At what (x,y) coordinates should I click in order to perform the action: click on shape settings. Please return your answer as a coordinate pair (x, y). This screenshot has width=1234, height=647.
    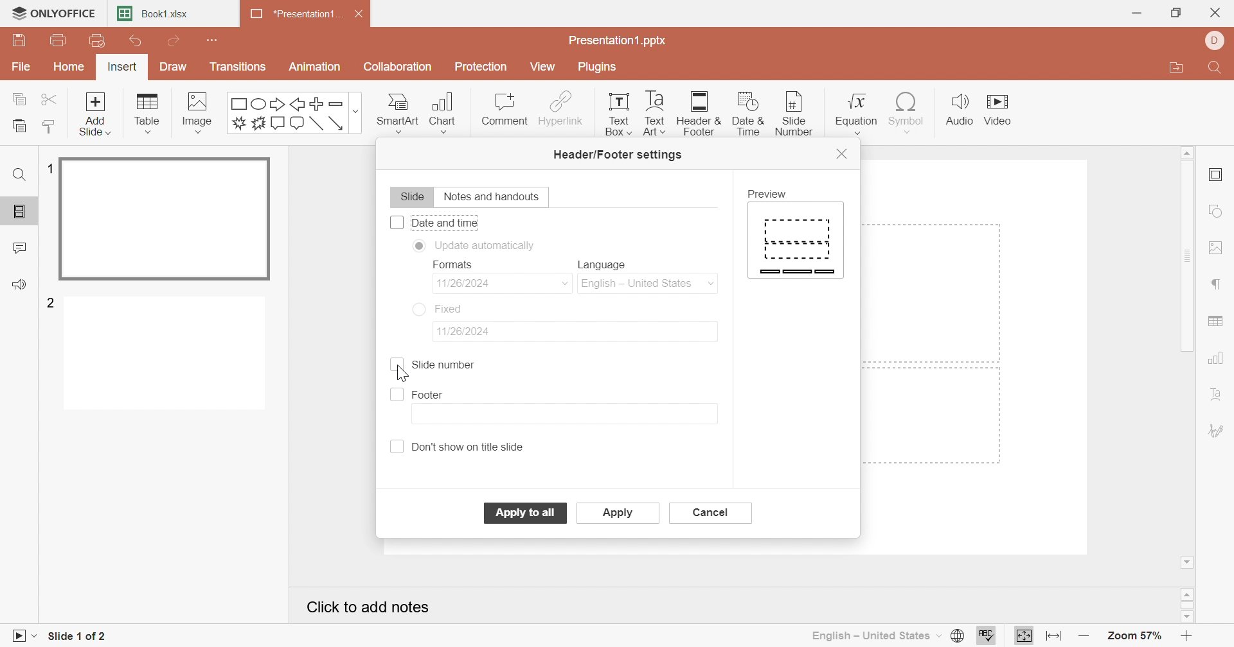
    Looking at the image, I should click on (1221, 212).